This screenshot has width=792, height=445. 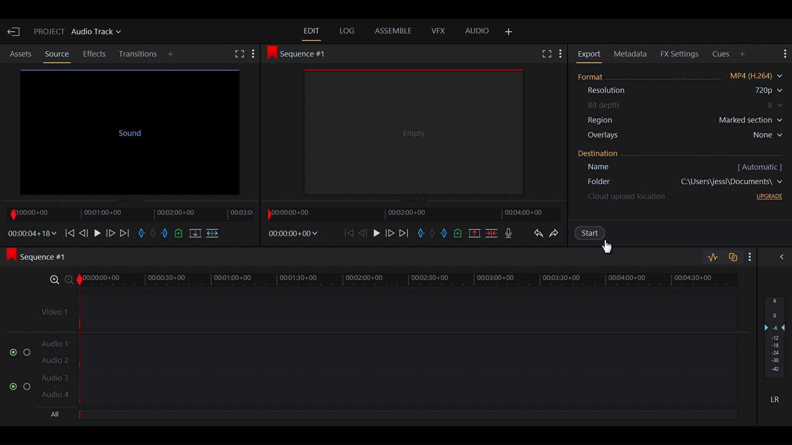 What do you see at coordinates (712, 258) in the screenshot?
I see `Toggle audio editing levels` at bounding box center [712, 258].